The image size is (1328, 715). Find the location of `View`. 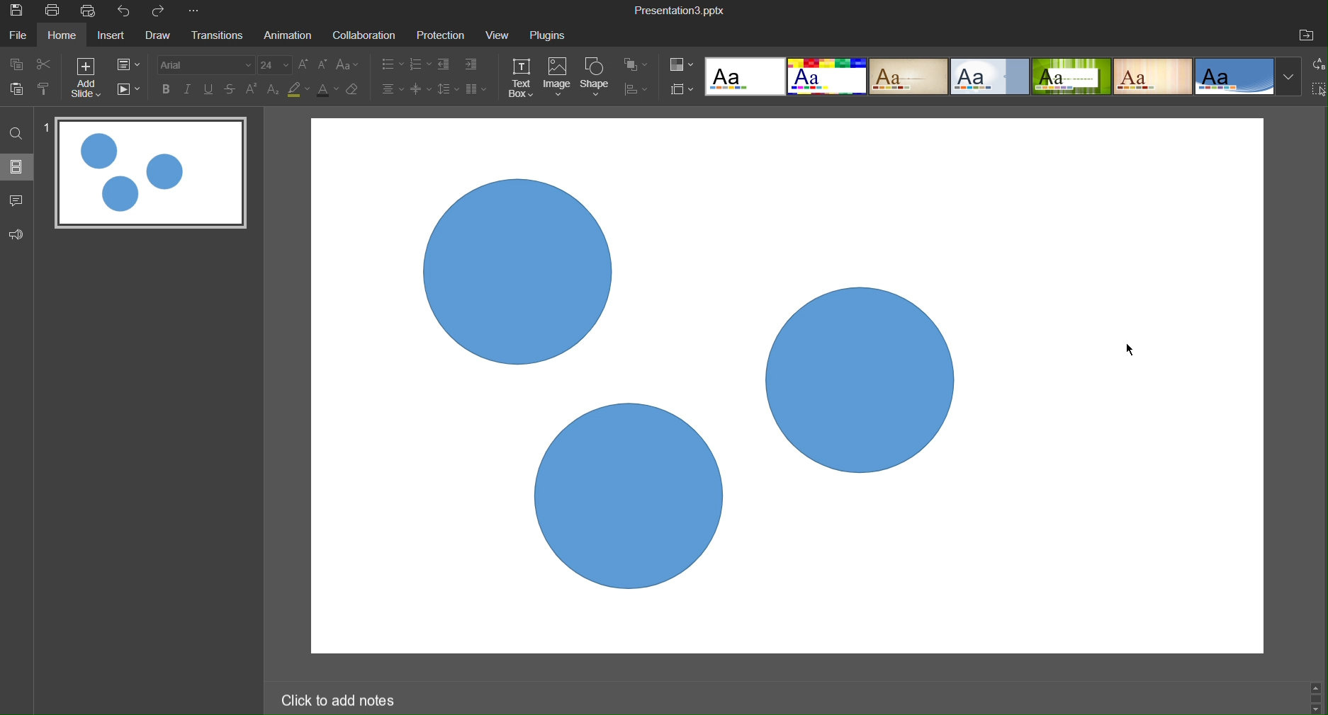

View is located at coordinates (499, 35).